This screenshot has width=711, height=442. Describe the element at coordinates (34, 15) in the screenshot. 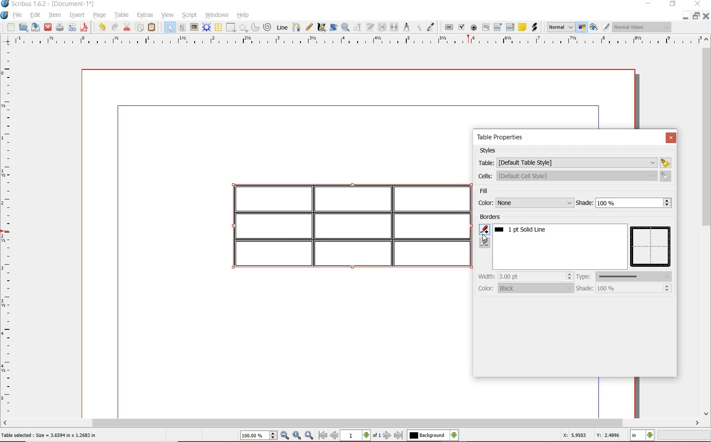

I see `edit` at that location.